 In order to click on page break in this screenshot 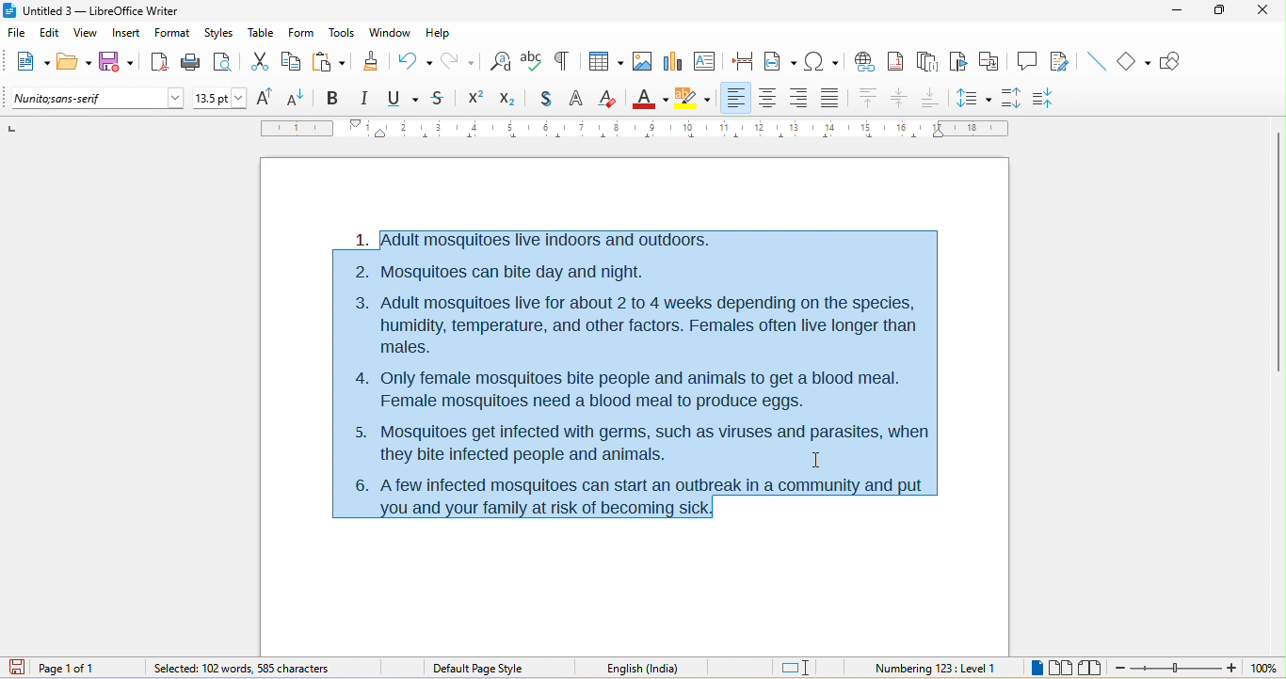, I will do `click(746, 63)`.